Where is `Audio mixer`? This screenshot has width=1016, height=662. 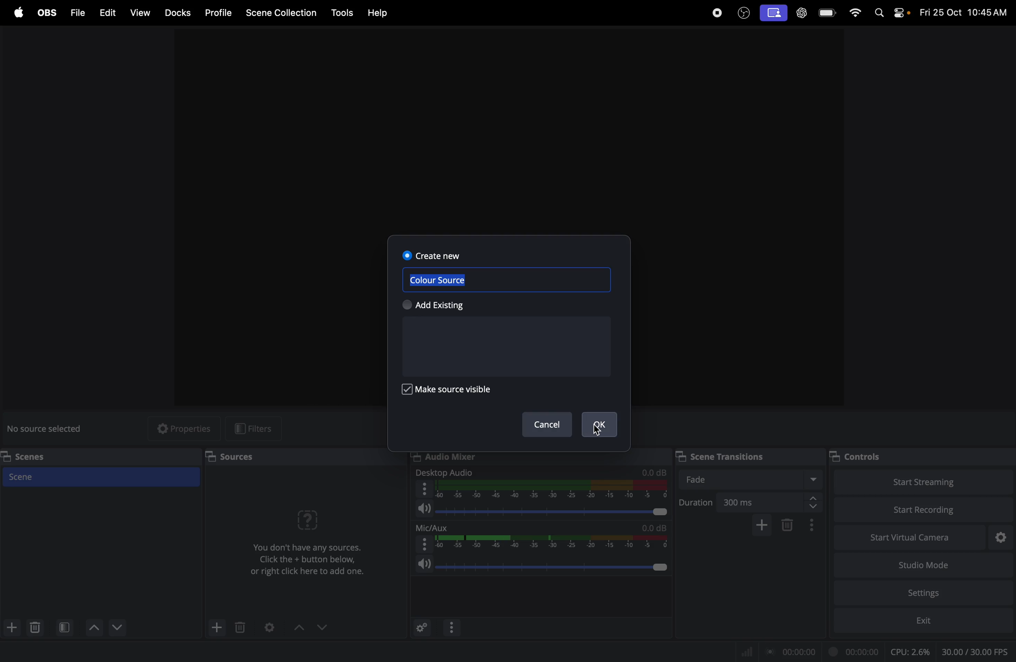 Audio mixer is located at coordinates (447, 457).